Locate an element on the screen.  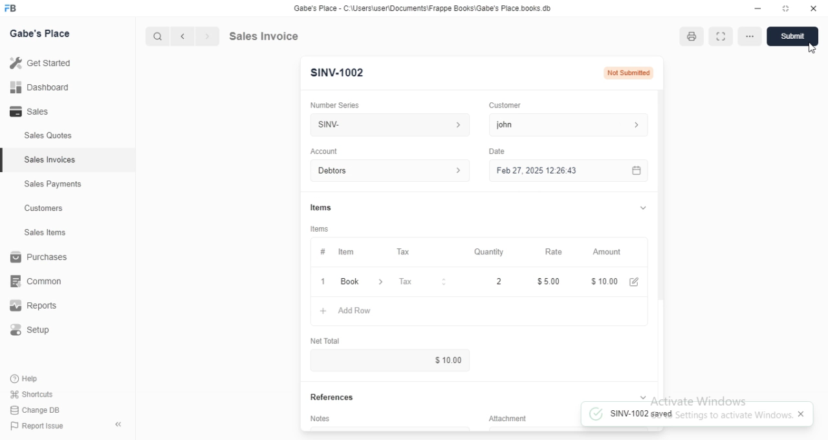
submit is located at coordinates (798, 36).